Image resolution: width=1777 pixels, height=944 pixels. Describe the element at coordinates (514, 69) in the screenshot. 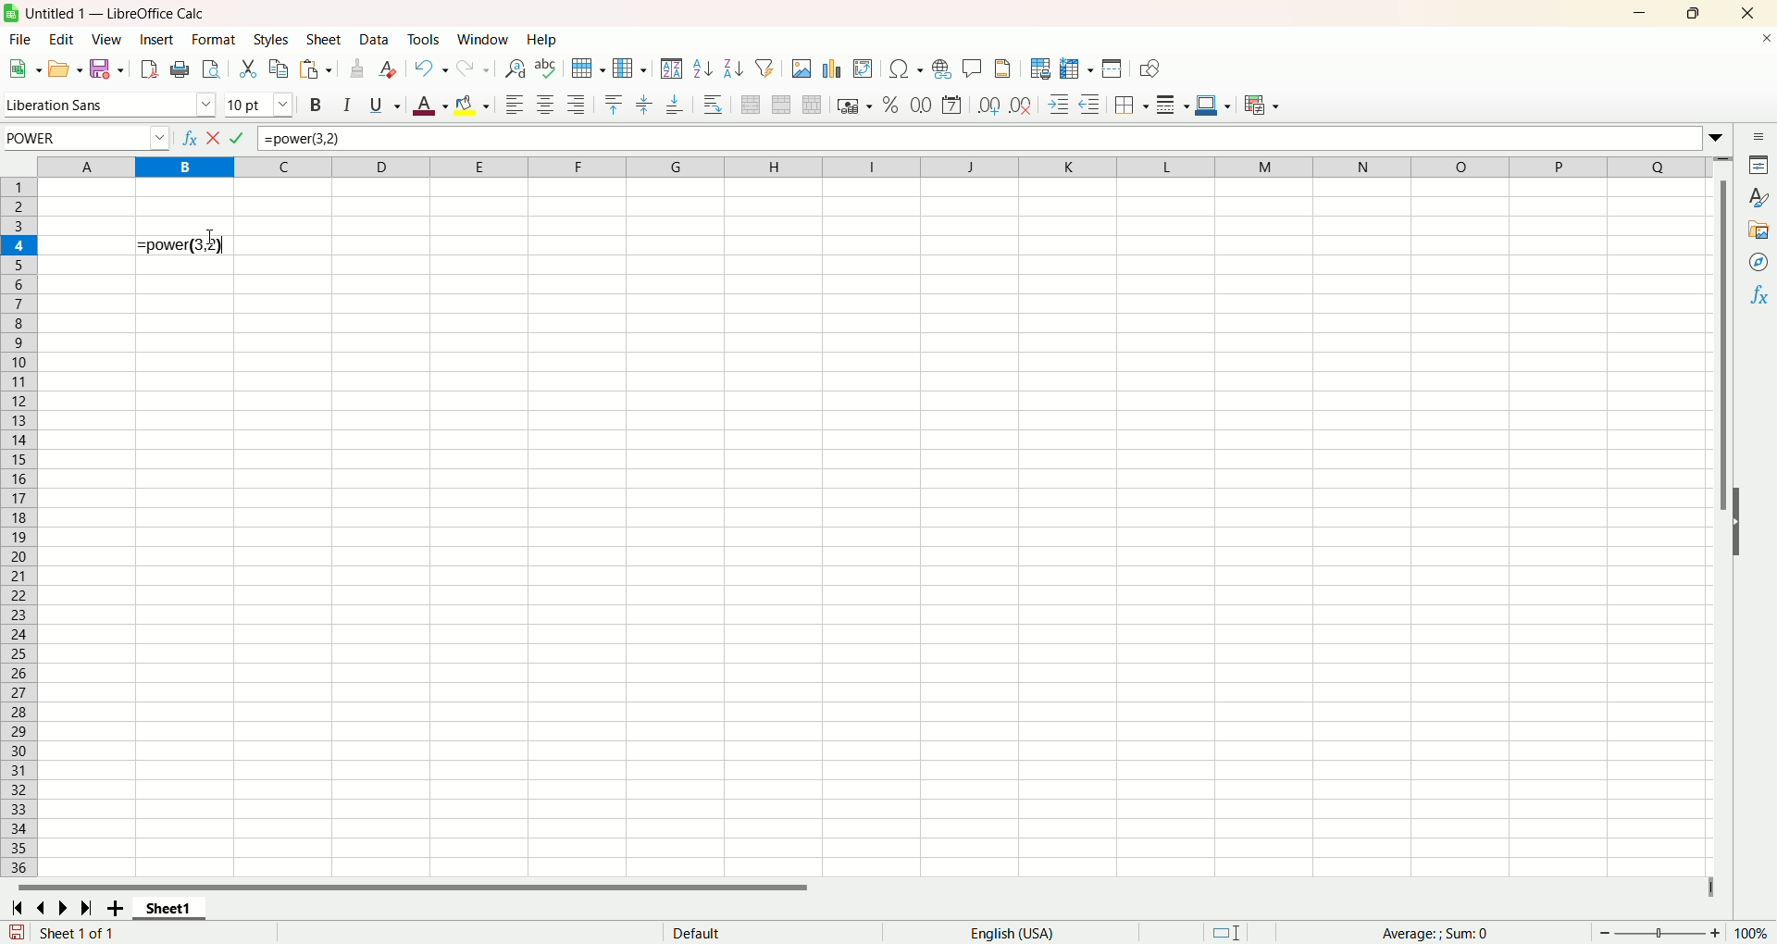

I see `find and replace` at that location.